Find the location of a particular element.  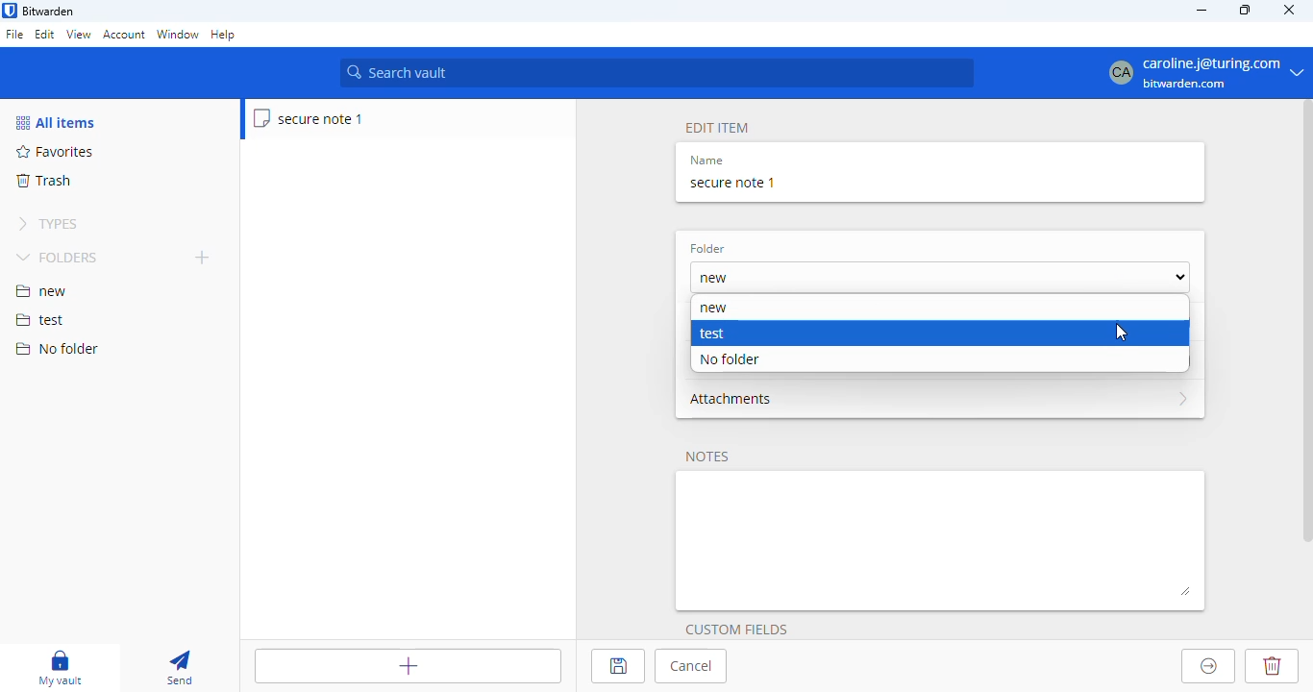

help is located at coordinates (224, 36).